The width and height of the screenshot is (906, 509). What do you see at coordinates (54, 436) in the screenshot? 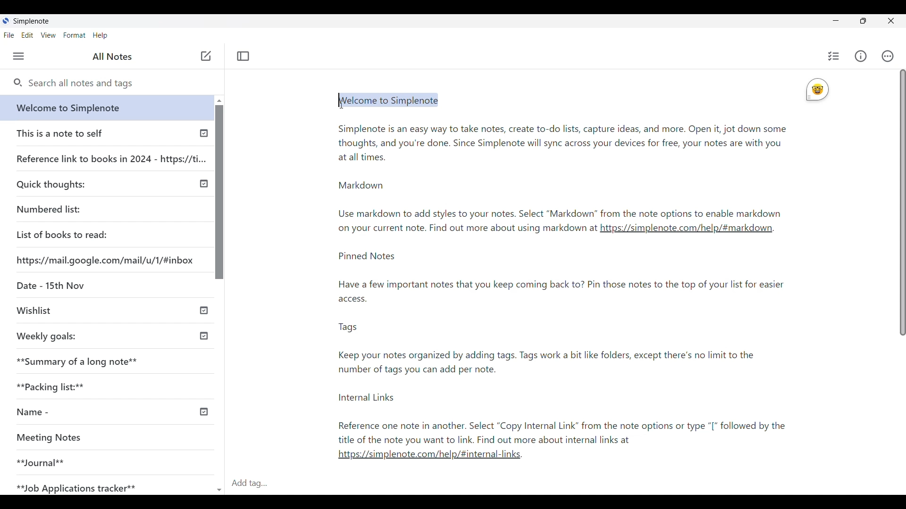
I see `Meeting Notes` at bounding box center [54, 436].